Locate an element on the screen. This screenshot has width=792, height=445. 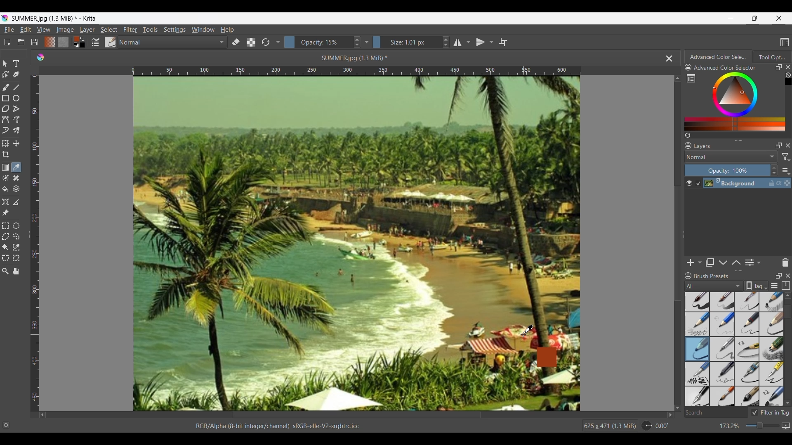
Similar color selection tool is located at coordinates (16, 247).